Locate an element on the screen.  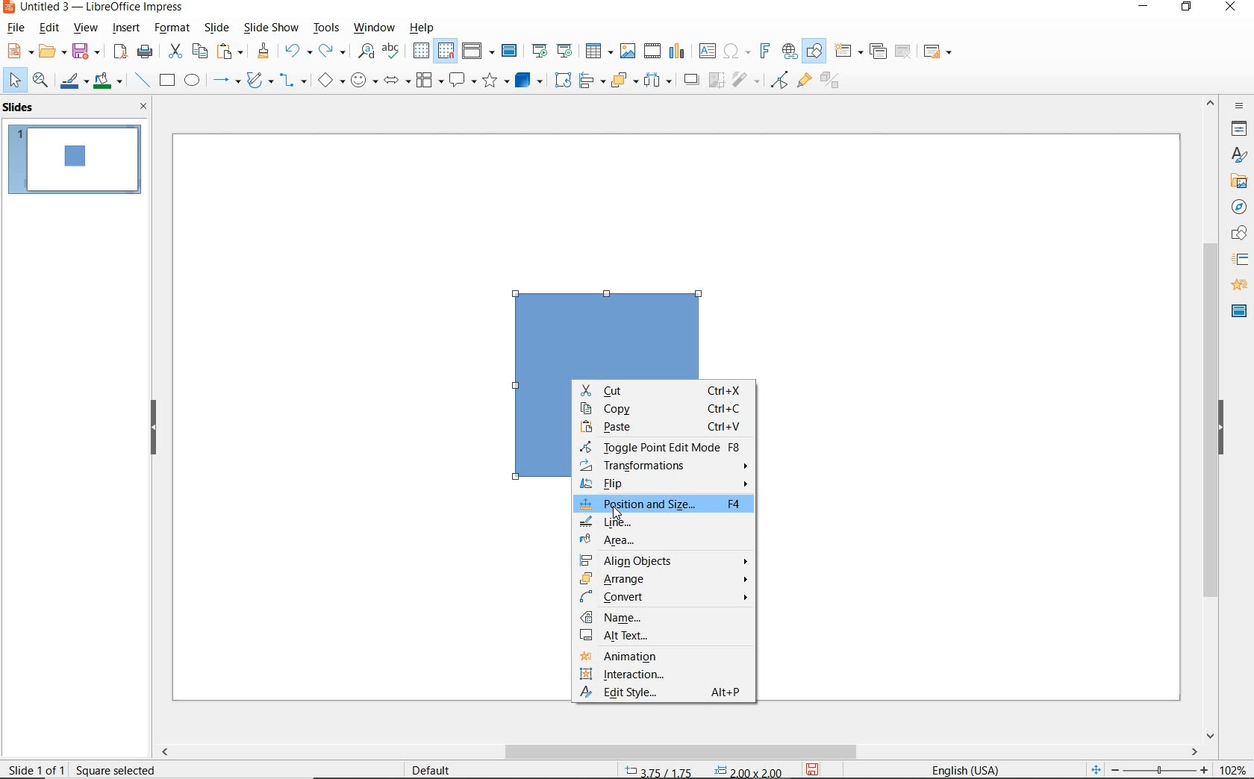
basic shapes is located at coordinates (329, 80).